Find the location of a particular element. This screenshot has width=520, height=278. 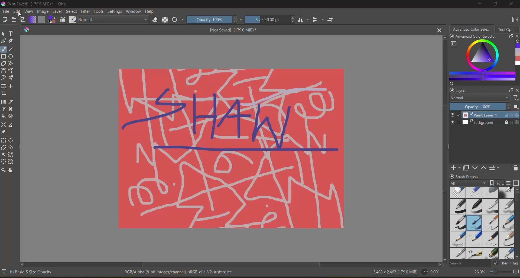

Multi brush tool is located at coordinates (12, 78).